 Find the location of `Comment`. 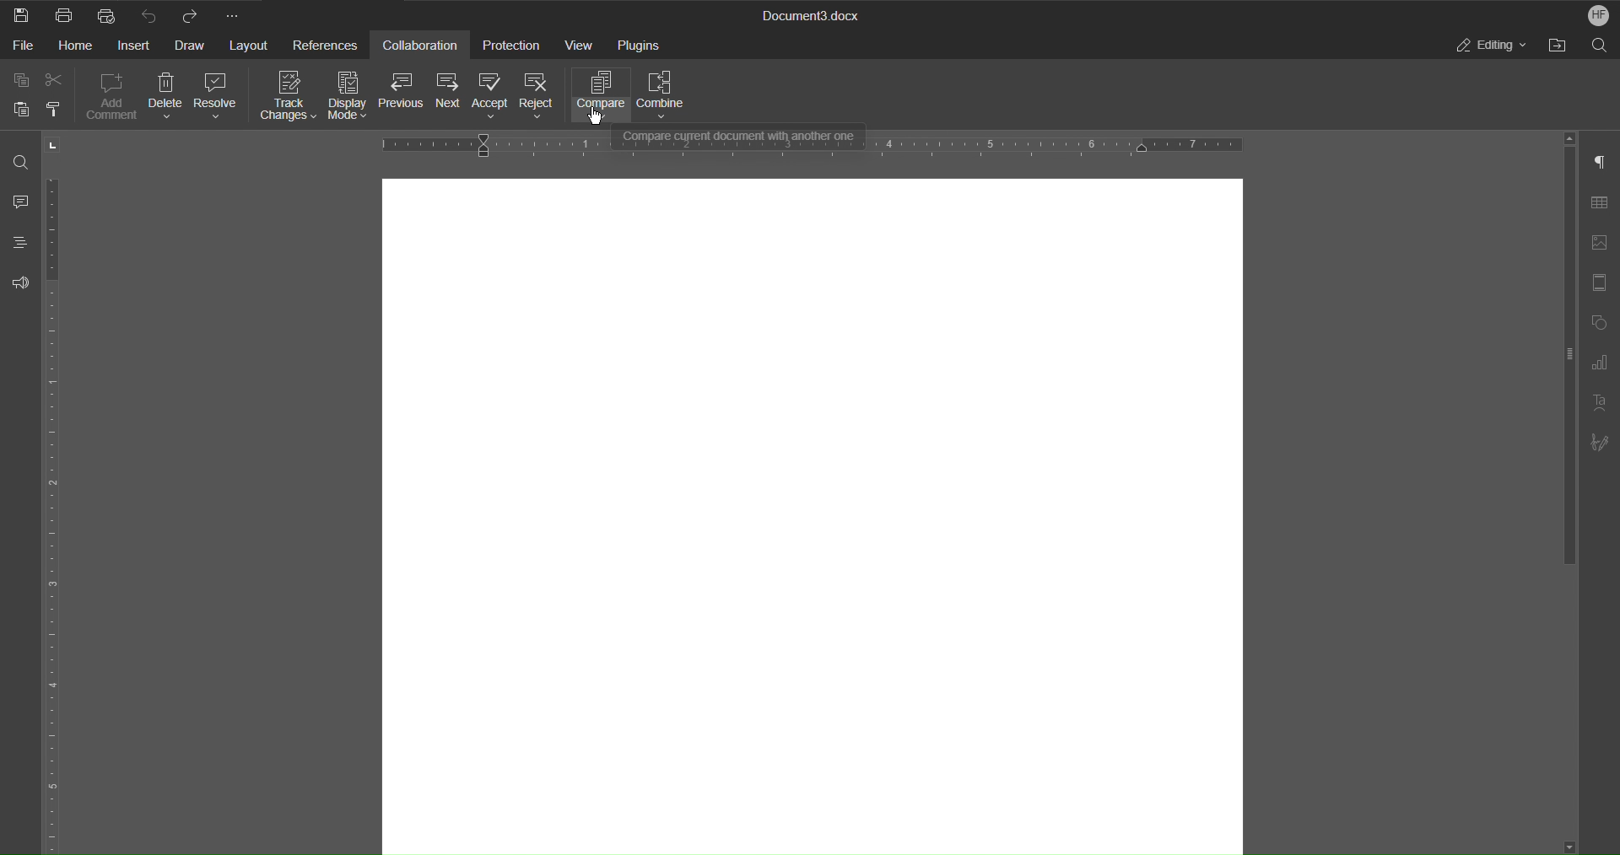

Comment is located at coordinates (20, 198).